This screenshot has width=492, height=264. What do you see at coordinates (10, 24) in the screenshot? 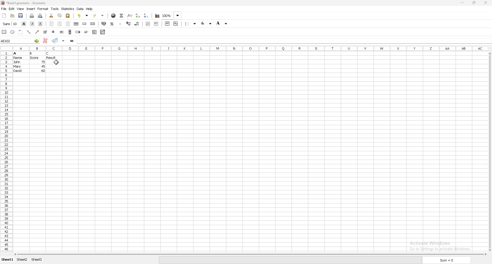
I see `font` at bounding box center [10, 24].